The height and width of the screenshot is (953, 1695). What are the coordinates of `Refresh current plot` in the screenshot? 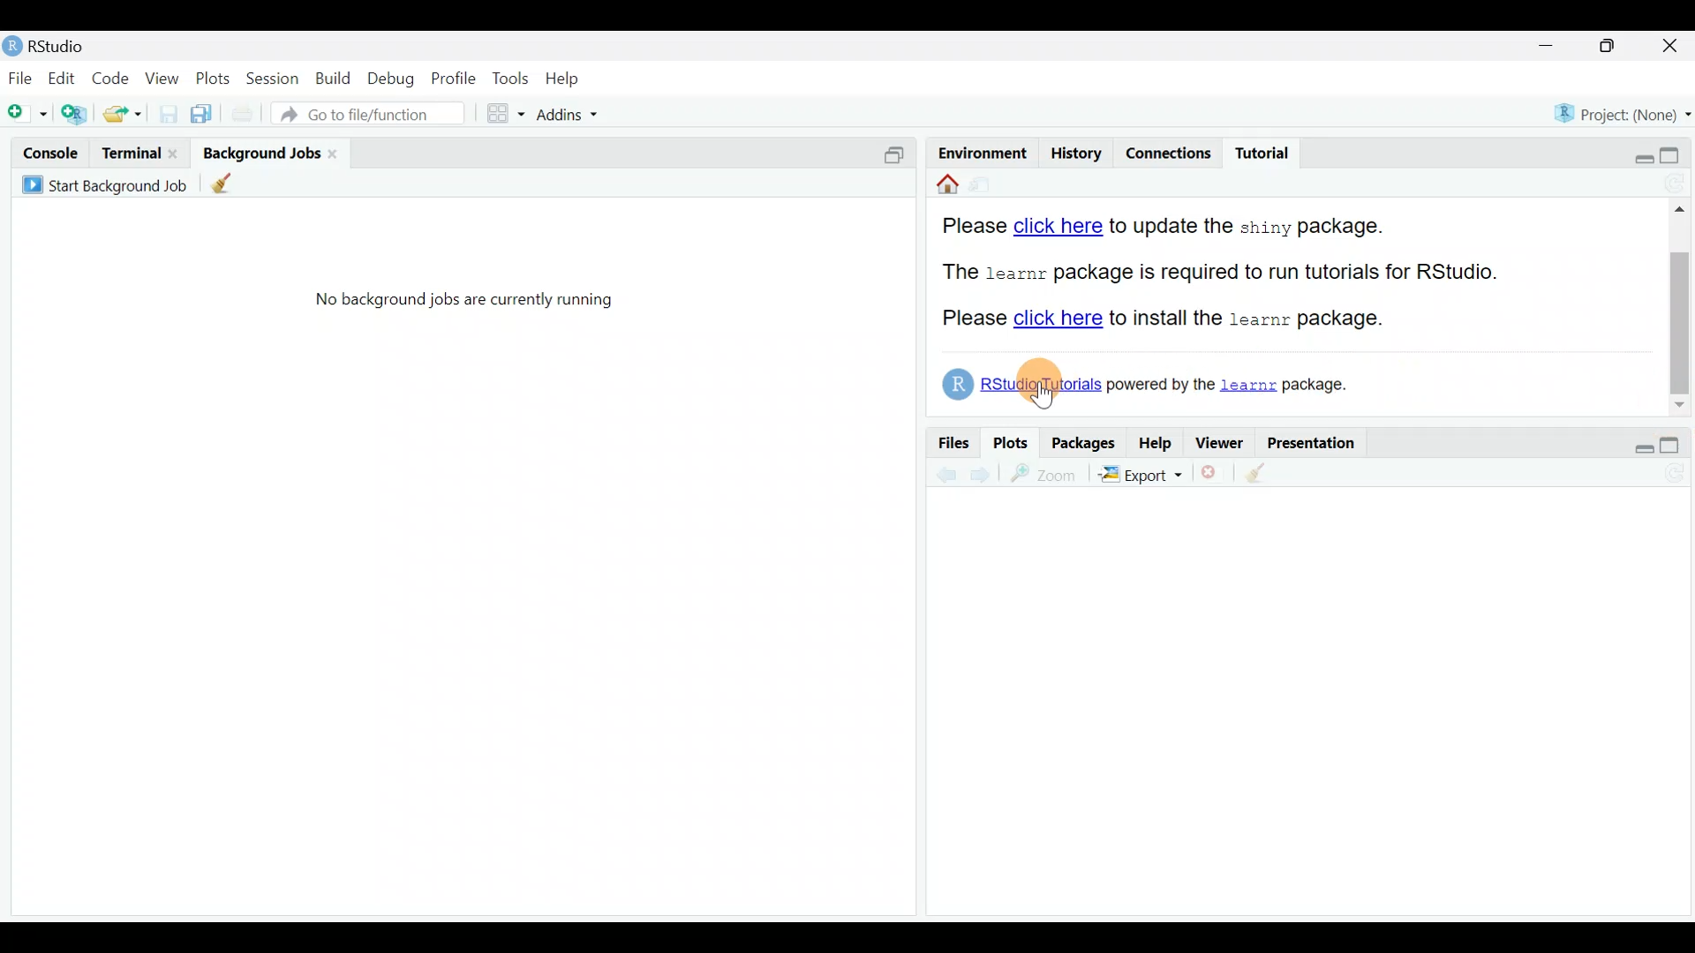 It's located at (1672, 470).